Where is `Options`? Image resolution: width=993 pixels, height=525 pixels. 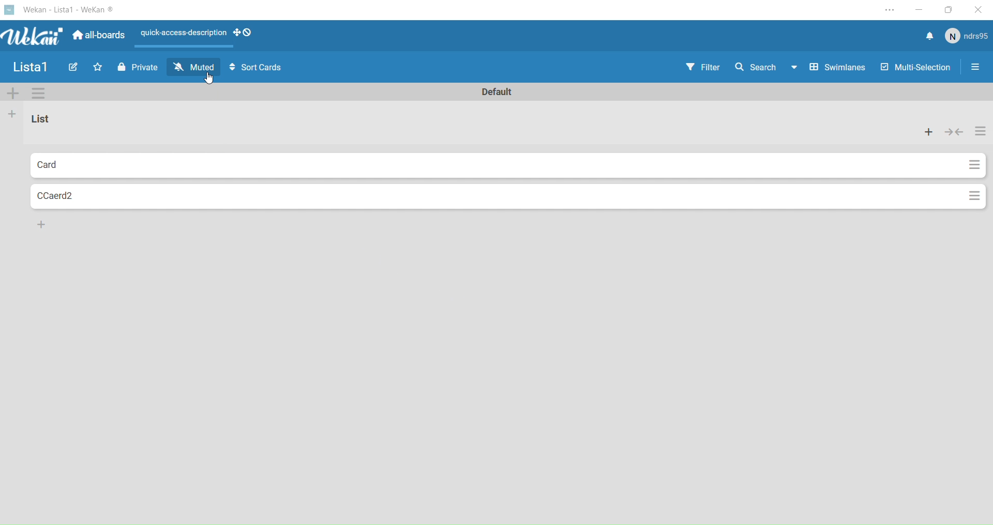
Options is located at coordinates (982, 132).